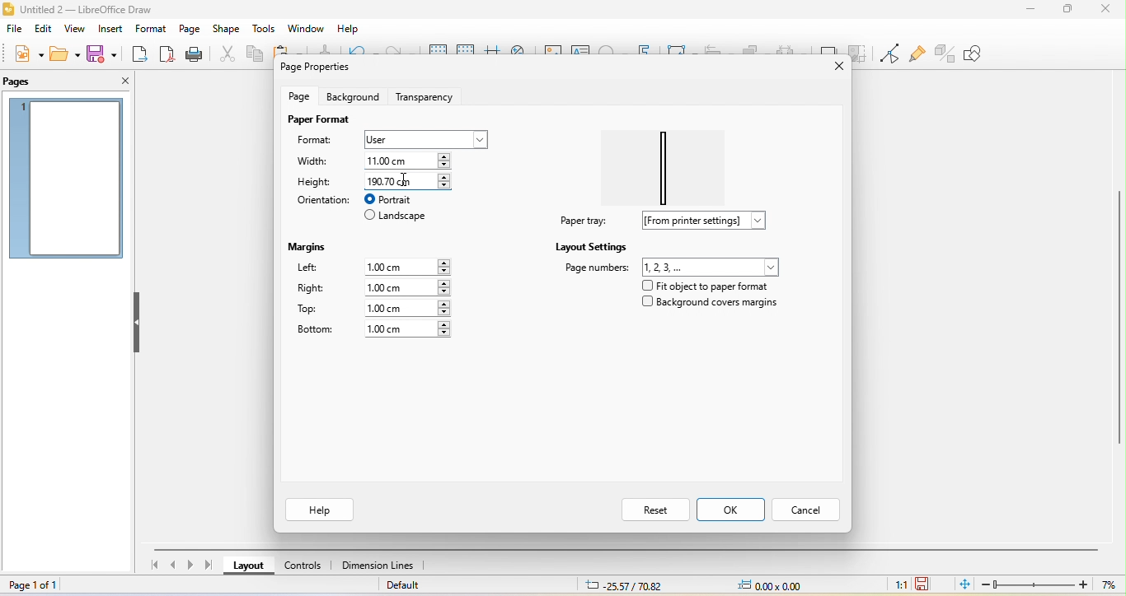  I want to click on maximize, so click(1067, 10).